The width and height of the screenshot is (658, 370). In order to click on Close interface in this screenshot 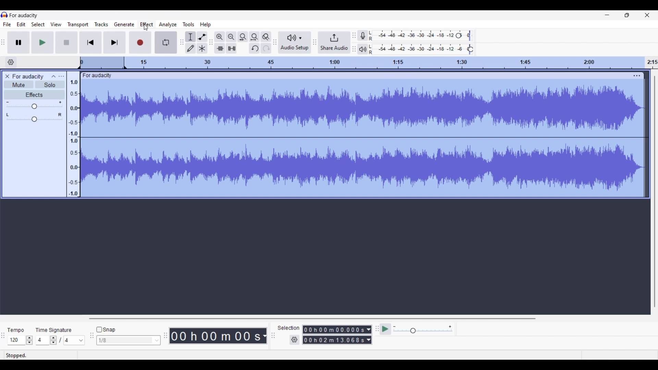, I will do `click(647, 15)`.